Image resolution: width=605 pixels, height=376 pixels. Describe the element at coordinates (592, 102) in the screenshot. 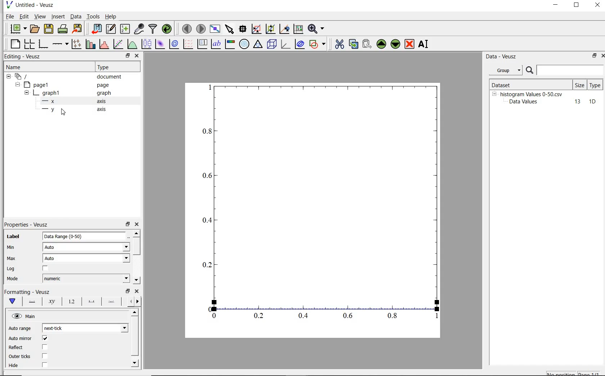

I see `10` at that location.